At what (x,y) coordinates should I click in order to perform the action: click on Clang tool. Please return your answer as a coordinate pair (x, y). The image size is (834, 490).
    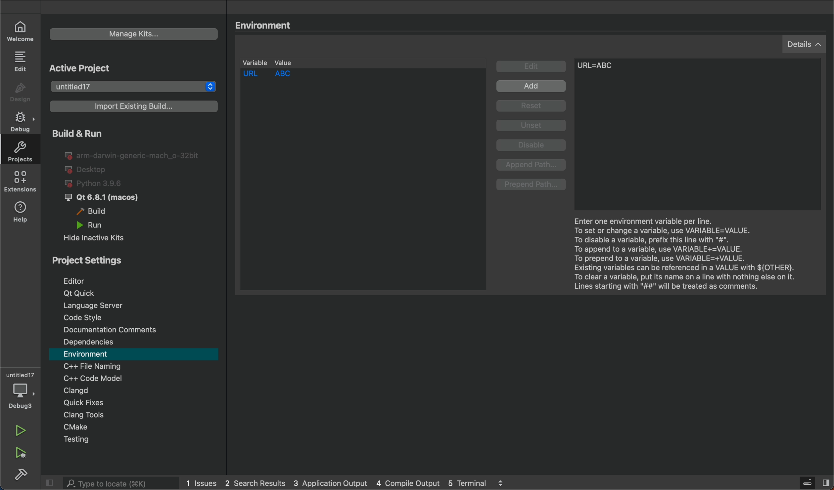
    Looking at the image, I should click on (139, 415).